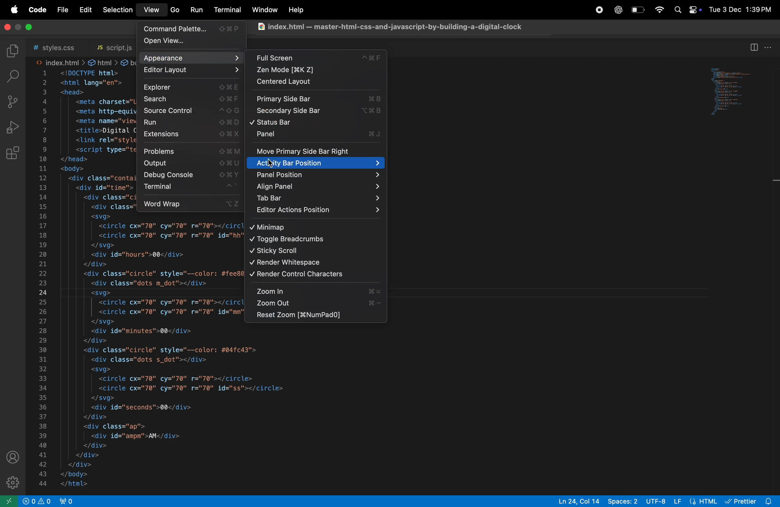 Image resolution: width=780 pixels, height=507 pixels. I want to click on battery, so click(638, 11).